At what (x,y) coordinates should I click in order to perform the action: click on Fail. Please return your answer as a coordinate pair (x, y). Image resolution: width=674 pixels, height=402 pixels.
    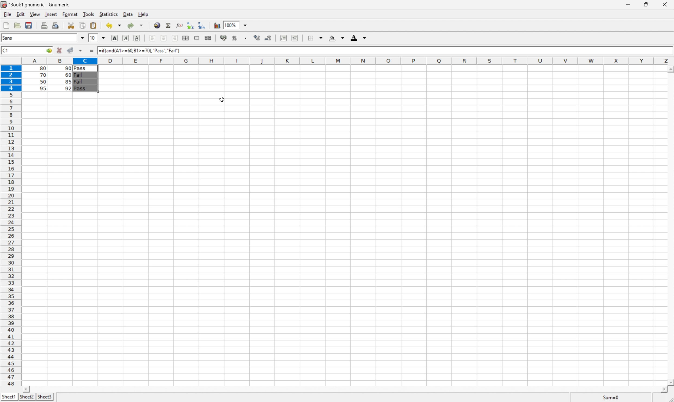
    Looking at the image, I should click on (82, 81).